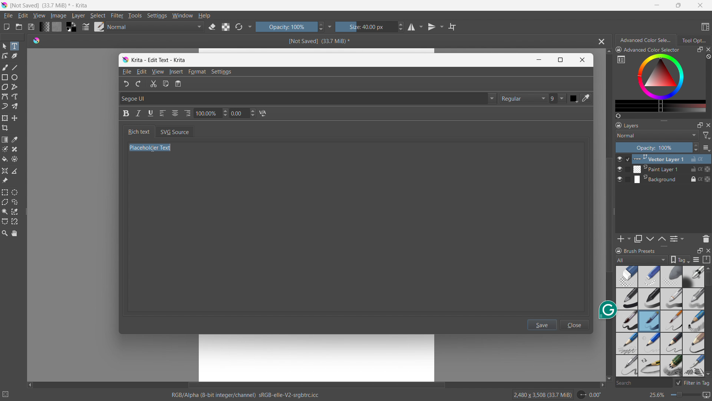  What do you see at coordinates (708, 57) in the screenshot?
I see `clear all color history` at bounding box center [708, 57].